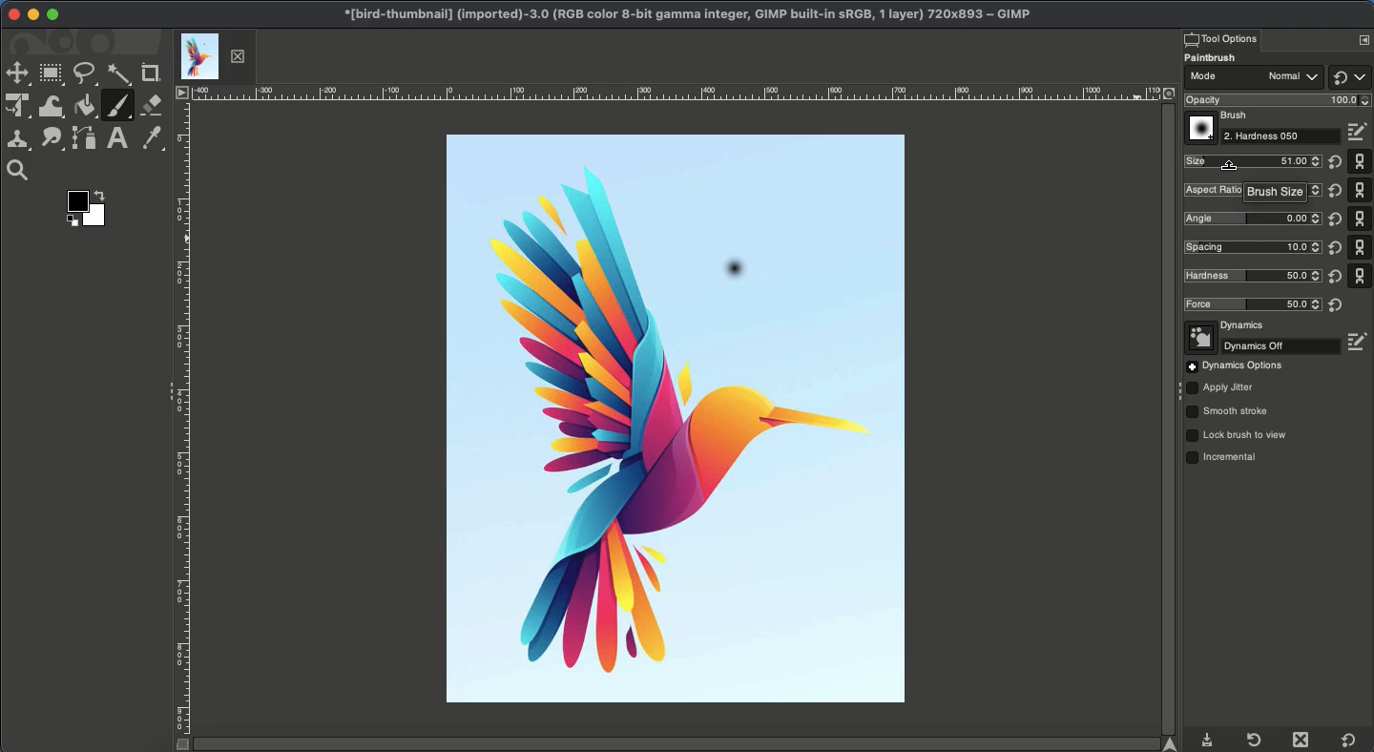 This screenshot has width=1374, height=752. What do you see at coordinates (153, 105) in the screenshot?
I see `Eraser` at bounding box center [153, 105].